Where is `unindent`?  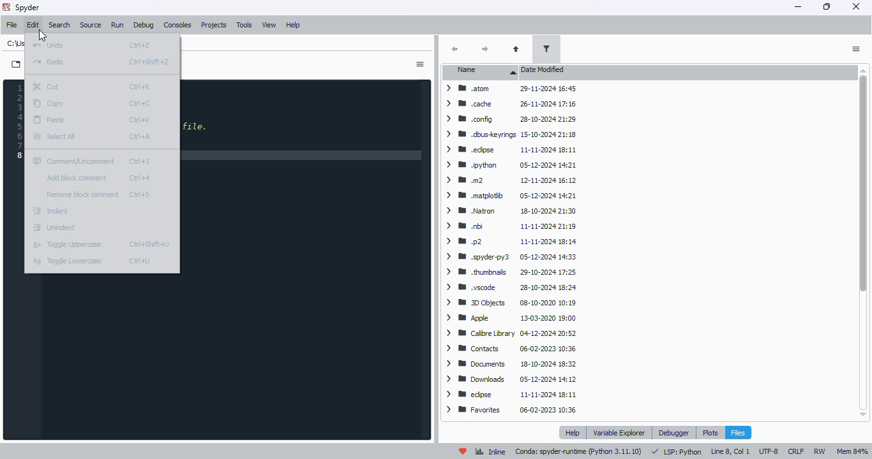 unindent is located at coordinates (54, 227).